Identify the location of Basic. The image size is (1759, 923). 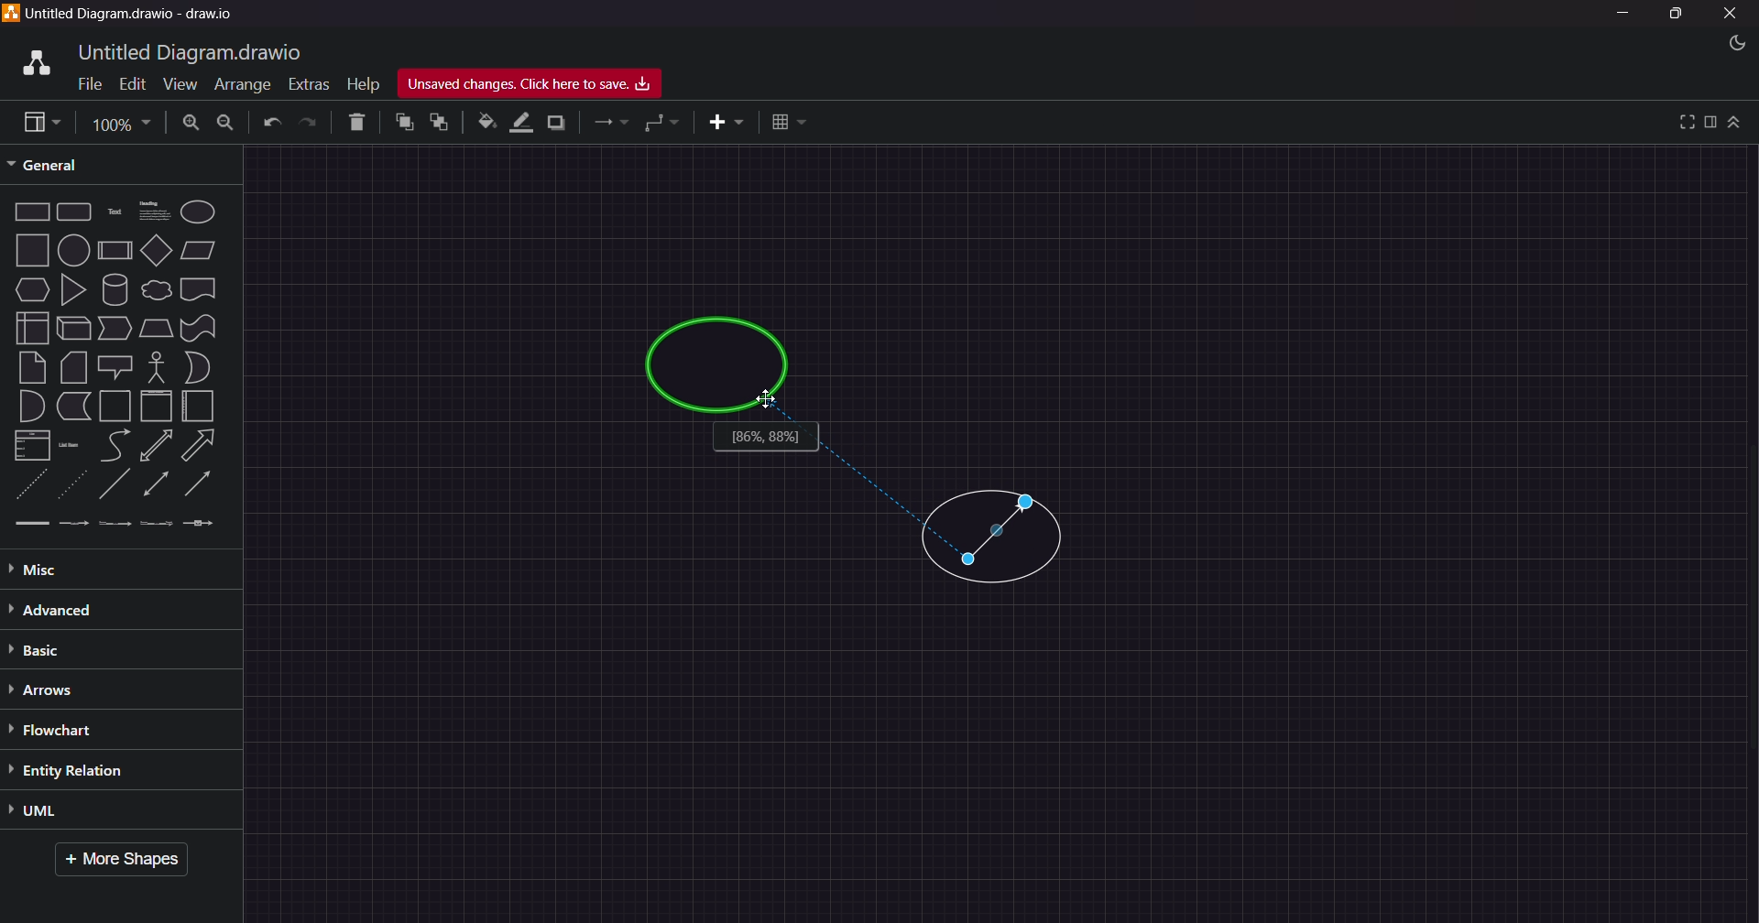
(49, 650).